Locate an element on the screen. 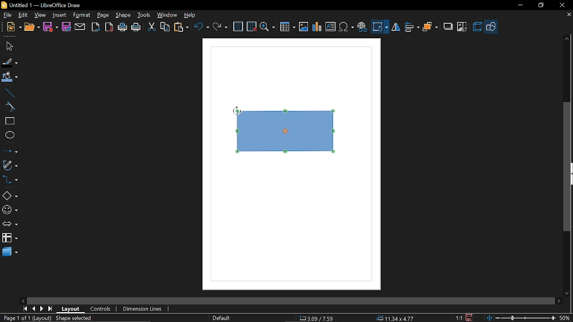 The height and width of the screenshot is (322, 573). Insert table is located at coordinates (288, 27).